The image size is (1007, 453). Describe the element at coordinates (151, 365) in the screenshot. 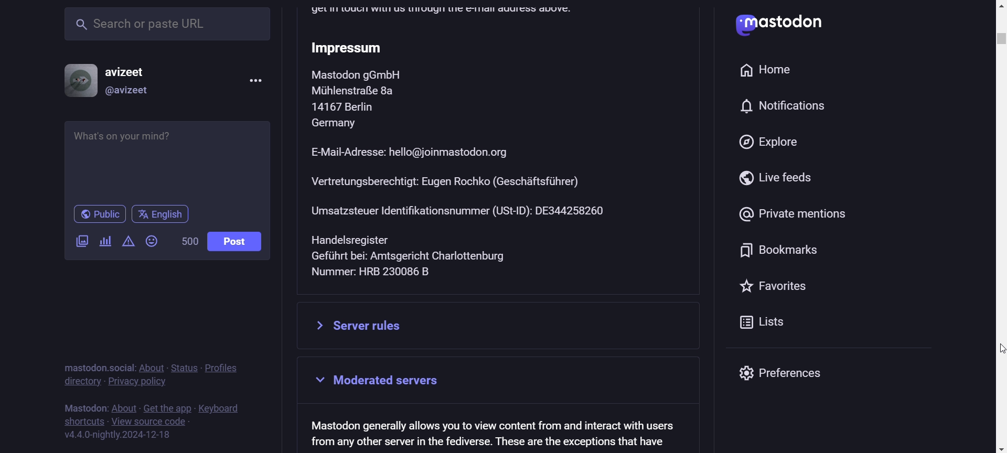

I see `about` at that location.